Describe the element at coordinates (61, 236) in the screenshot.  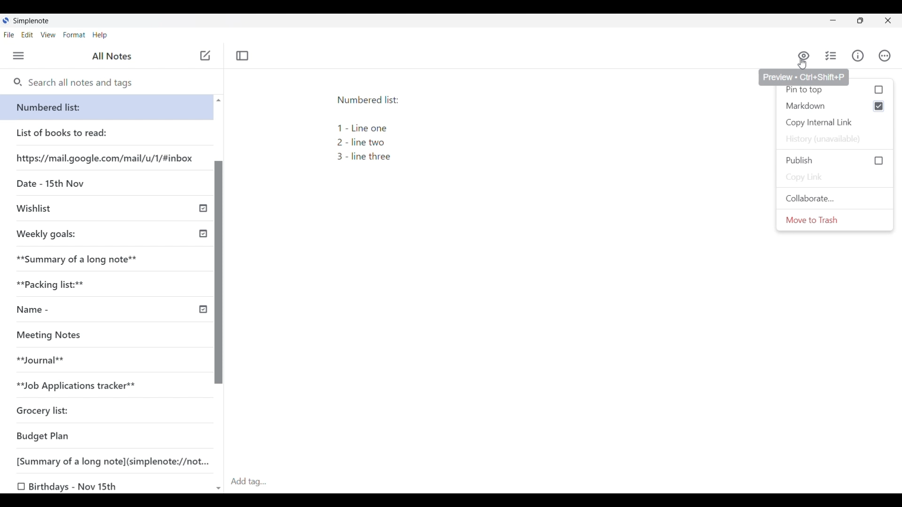
I see `Weekly goals:` at that location.